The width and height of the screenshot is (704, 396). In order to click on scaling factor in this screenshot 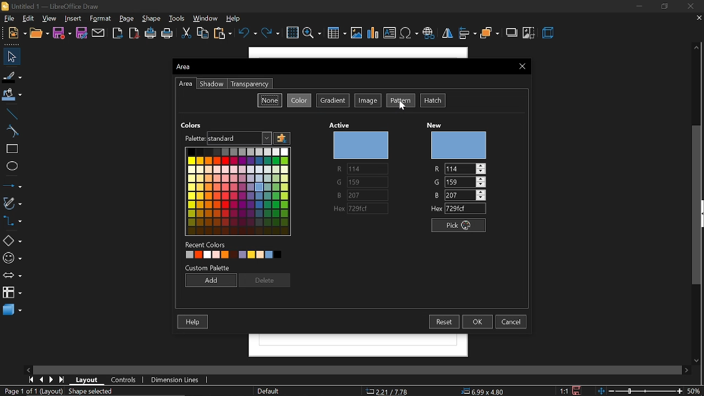, I will do `click(563, 388)`.